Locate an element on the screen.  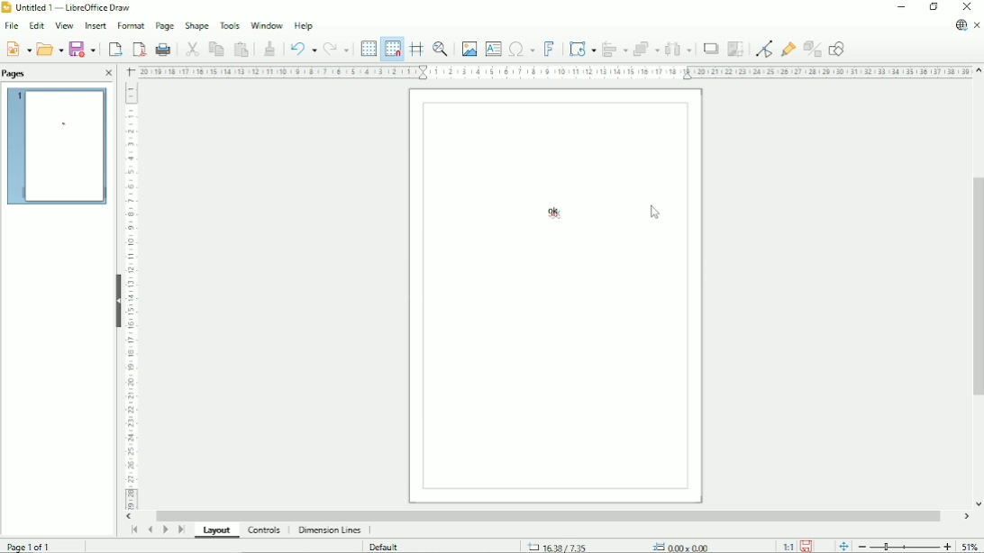
Restore down is located at coordinates (934, 6).